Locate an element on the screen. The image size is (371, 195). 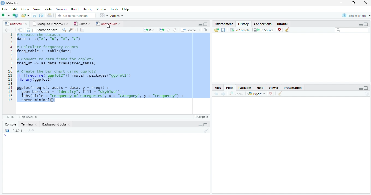
New file is located at coordinates (5, 15).